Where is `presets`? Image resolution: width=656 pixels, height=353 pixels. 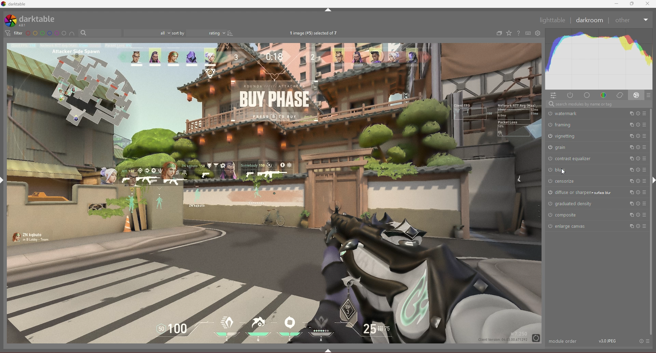 presets is located at coordinates (644, 192).